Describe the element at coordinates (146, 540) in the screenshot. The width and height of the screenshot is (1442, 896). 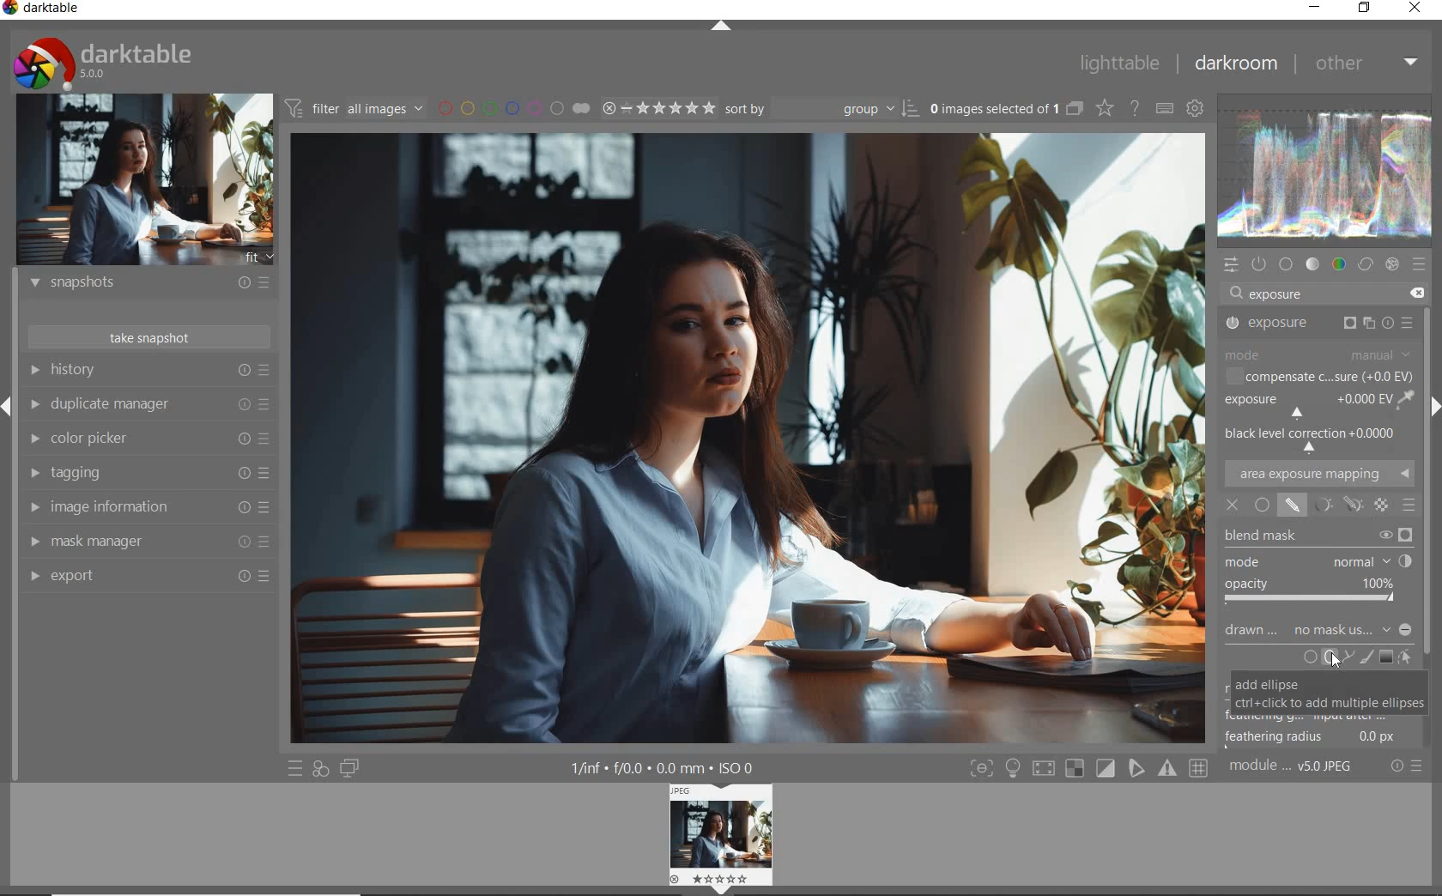
I see `mask manager` at that location.